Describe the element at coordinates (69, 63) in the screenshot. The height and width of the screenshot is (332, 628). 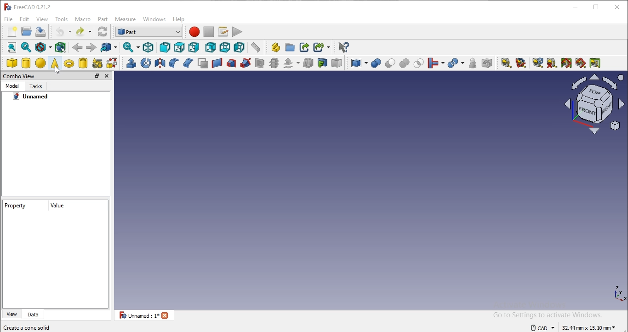
I see `torus` at that location.